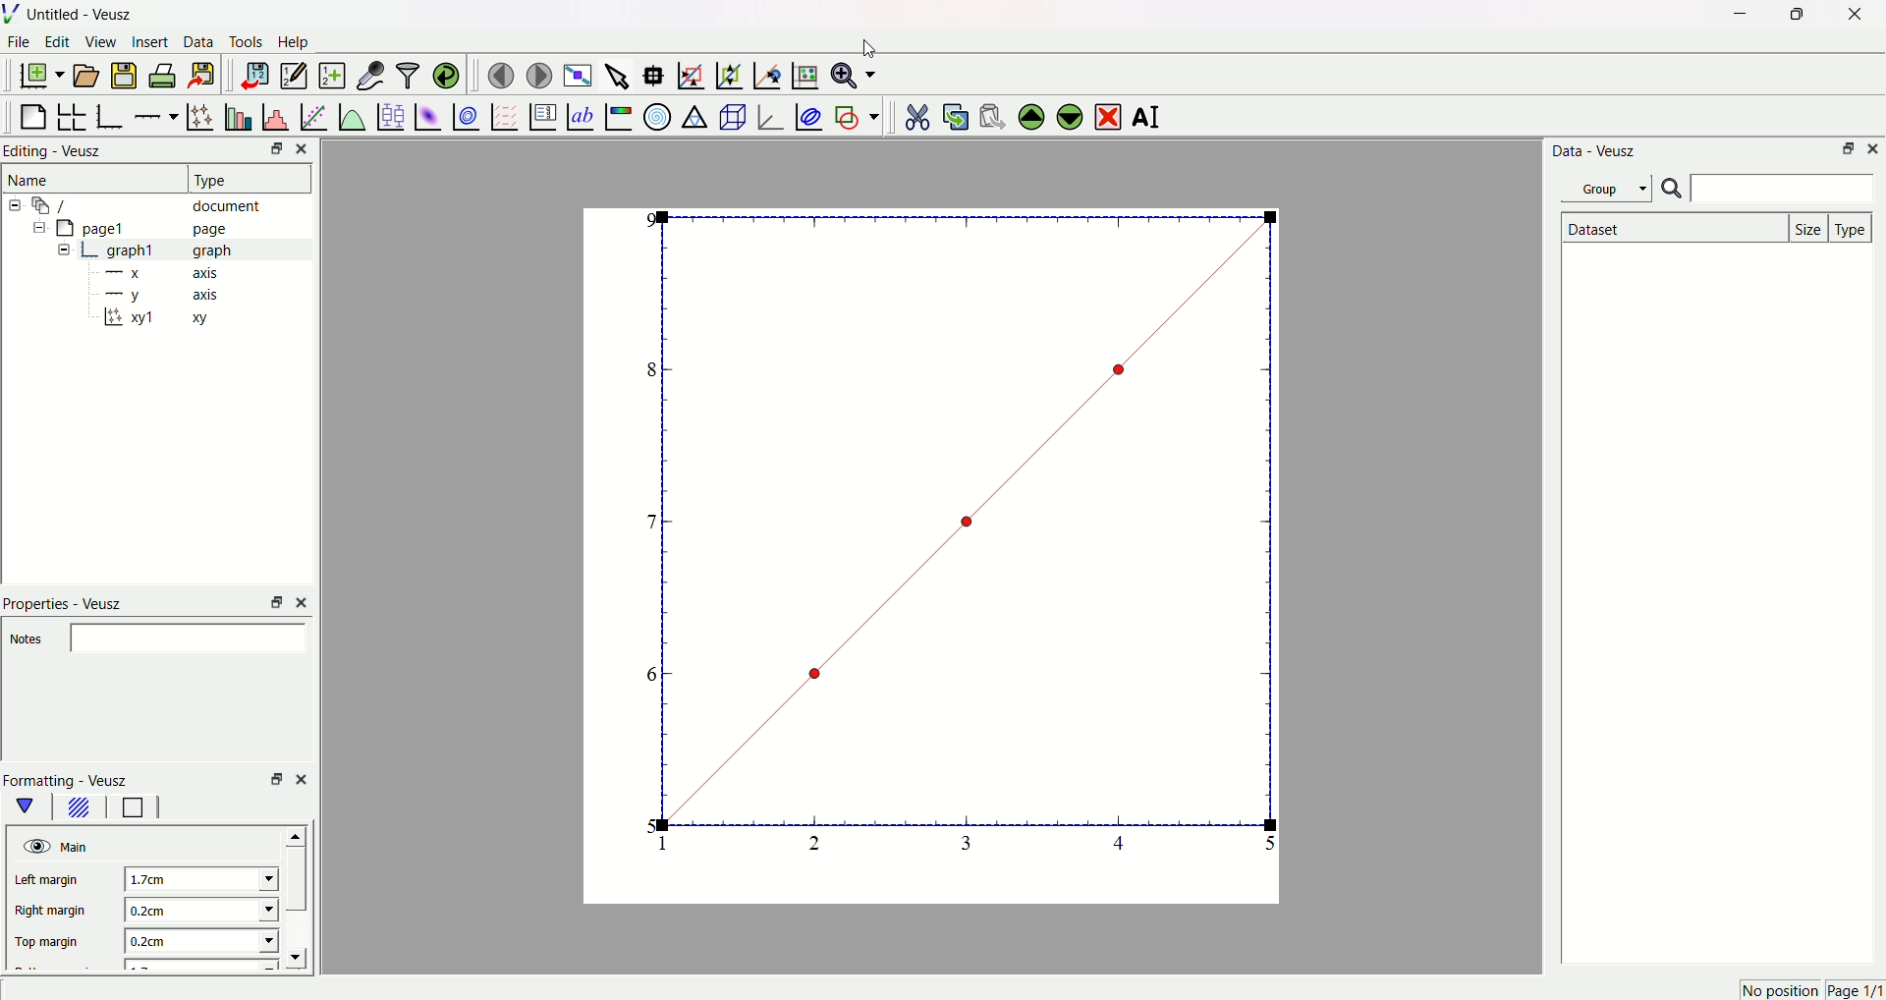 Image resolution: width=1886 pixels, height=1000 pixels. I want to click on zoom functions, so click(854, 75).